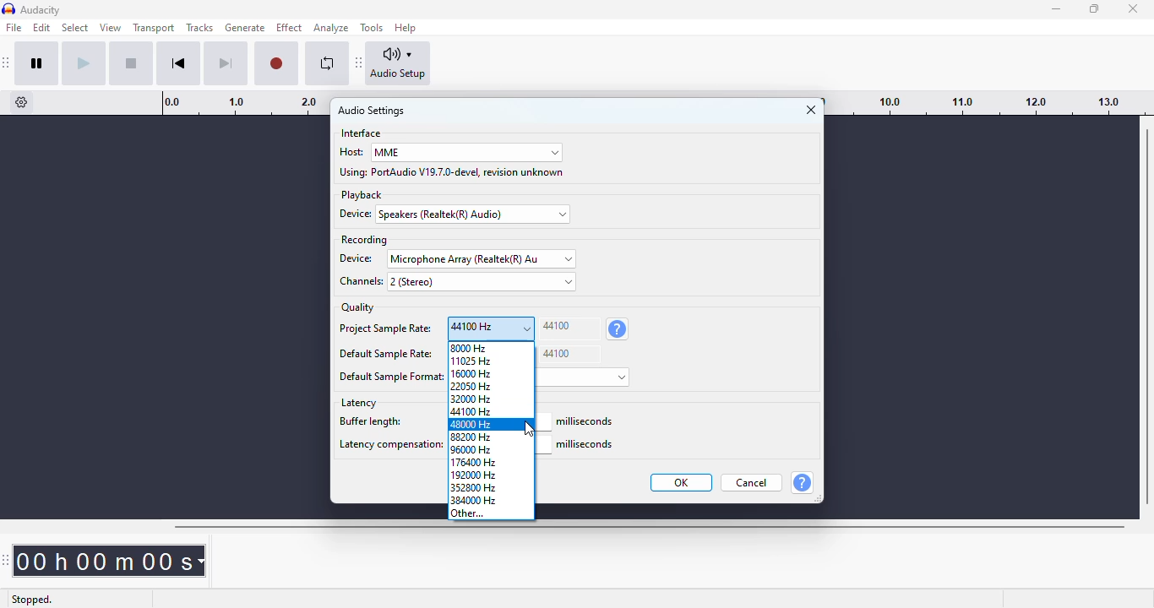 This screenshot has width=1154, height=608. Describe the element at coordinates (384, 330) in the screenshot. I see `project sample rate` at that location.